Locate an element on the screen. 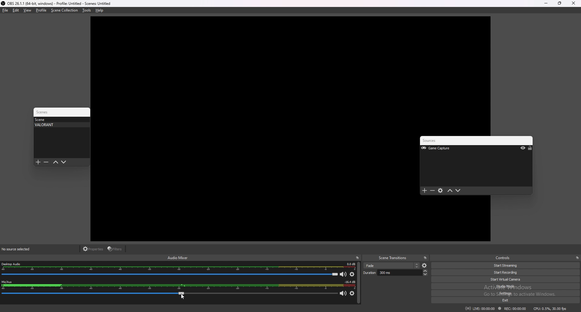 The height and width of the screenshot is (312, 581). live 00:00:00 is located at coordinates (480, 308).